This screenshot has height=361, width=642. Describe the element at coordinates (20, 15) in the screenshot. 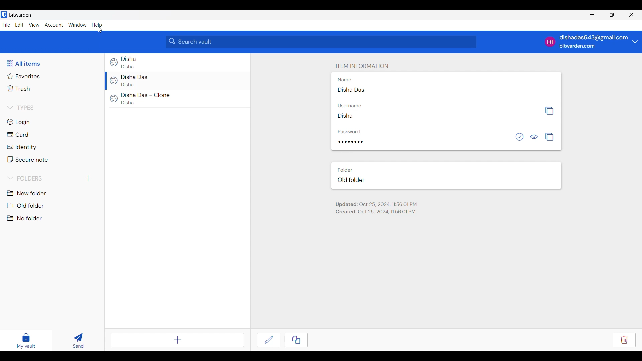

I see `Bitwarden` at that location.